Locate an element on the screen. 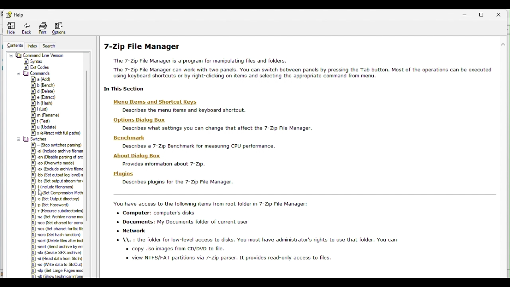 The width and height of the screenshot is (510, 287). description text is located at coordinates (187, 110).